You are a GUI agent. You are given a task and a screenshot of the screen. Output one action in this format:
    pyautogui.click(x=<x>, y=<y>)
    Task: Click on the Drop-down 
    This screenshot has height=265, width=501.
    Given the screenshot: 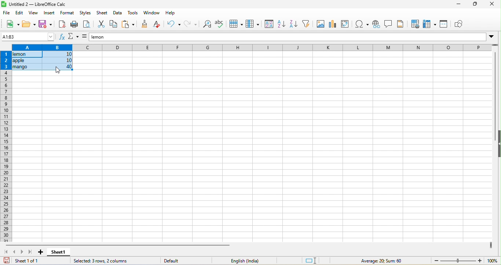 What is the action you would take?
    pyautogui.click(x=492, y=36)
    